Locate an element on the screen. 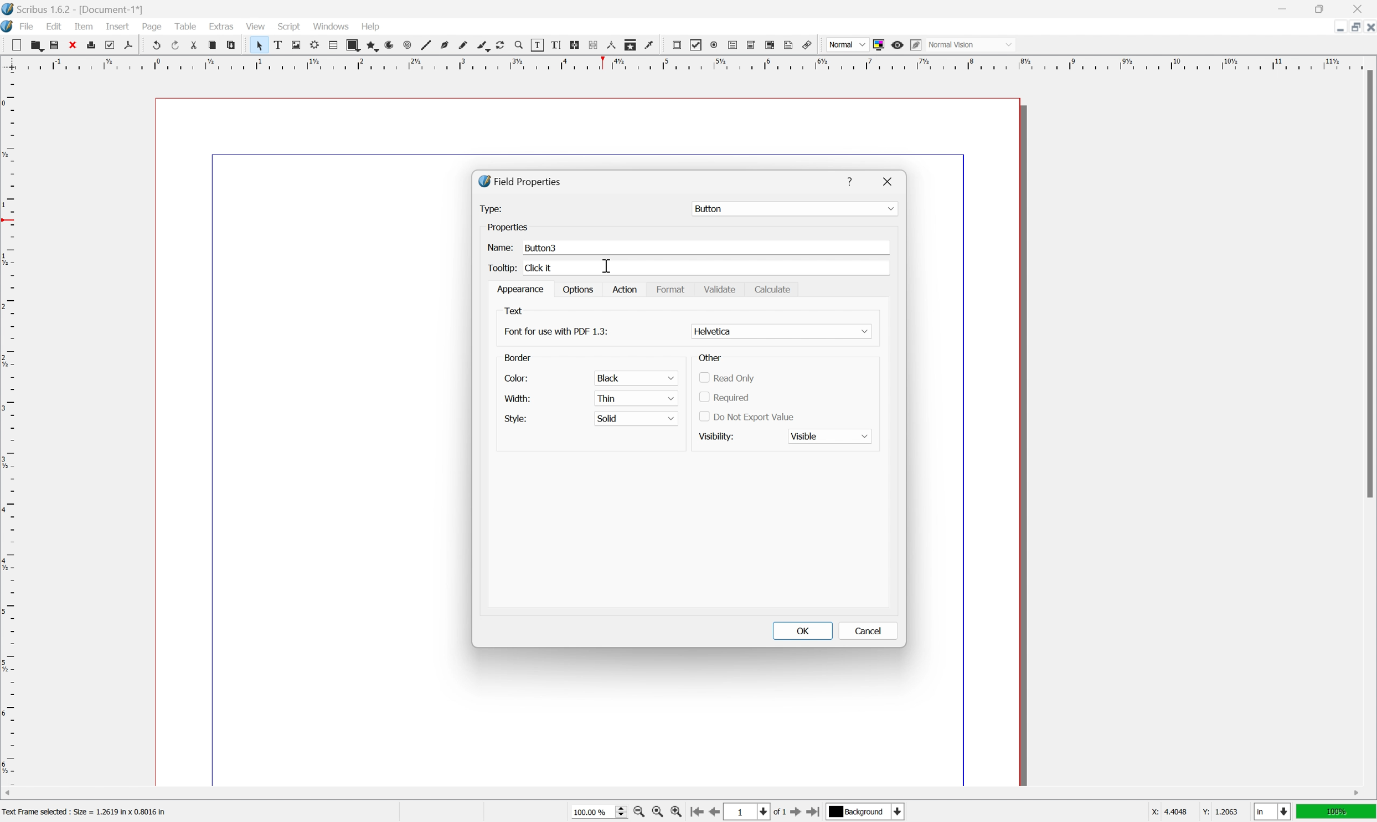  save is located at coordinates (53, 45).